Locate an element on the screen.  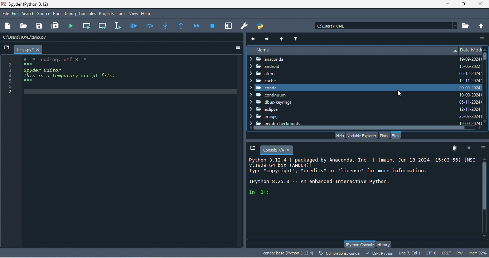
cursor movement is located at coordinates (399, 93).